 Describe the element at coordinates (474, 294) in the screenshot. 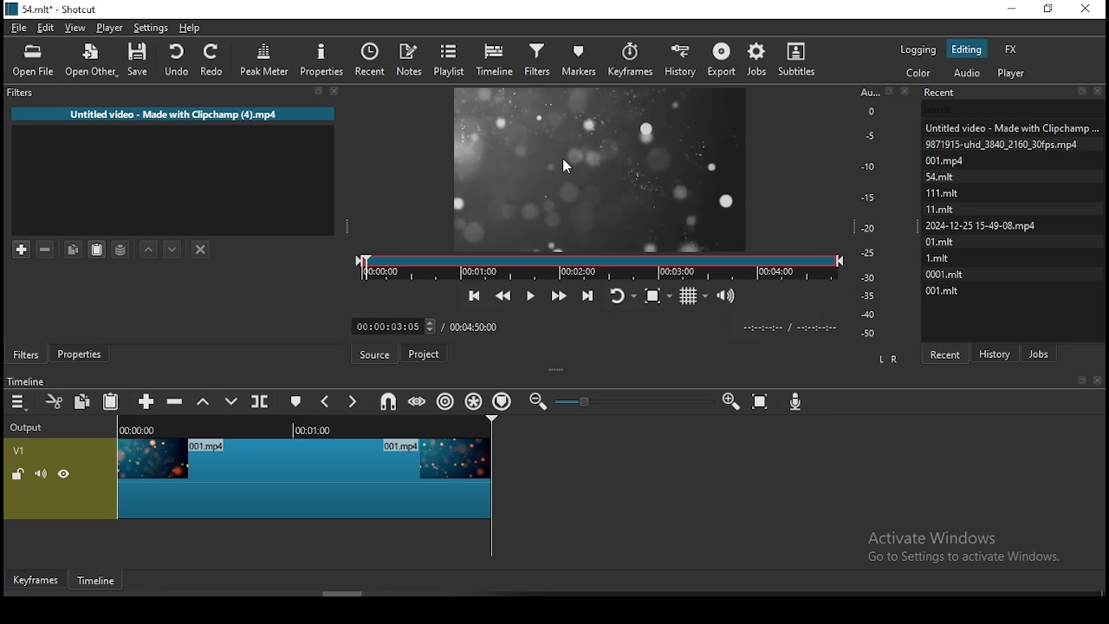

I see `skip to the previous point` at that location.